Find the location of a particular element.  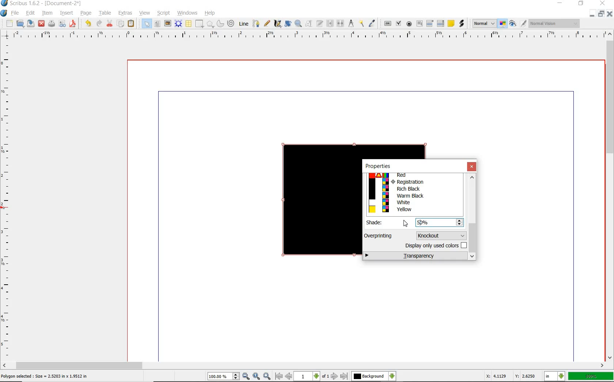

save as pdf is located at coordinates (73, 24).